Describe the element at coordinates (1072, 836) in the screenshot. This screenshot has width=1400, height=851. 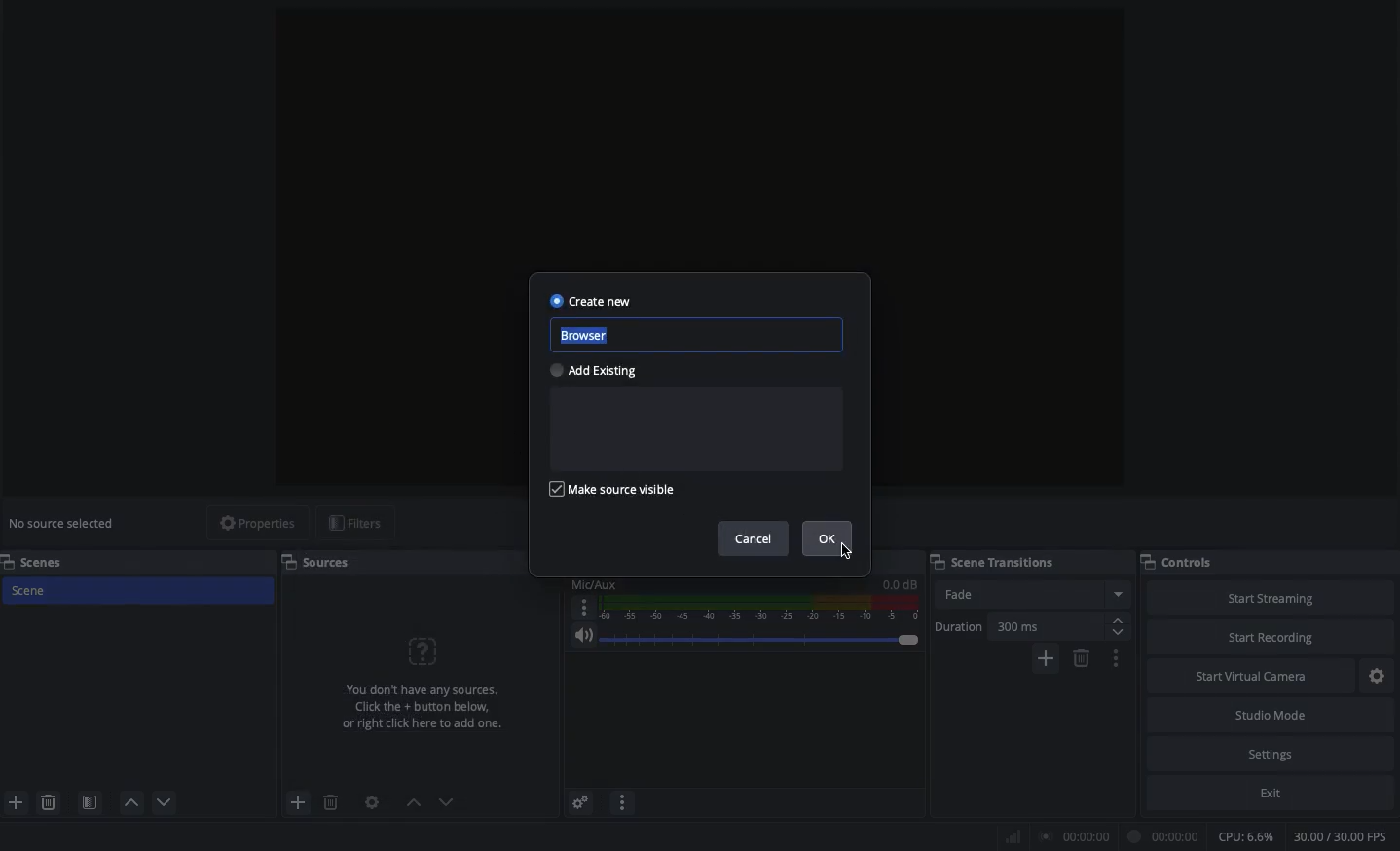
I see `Broadcast` at that location.